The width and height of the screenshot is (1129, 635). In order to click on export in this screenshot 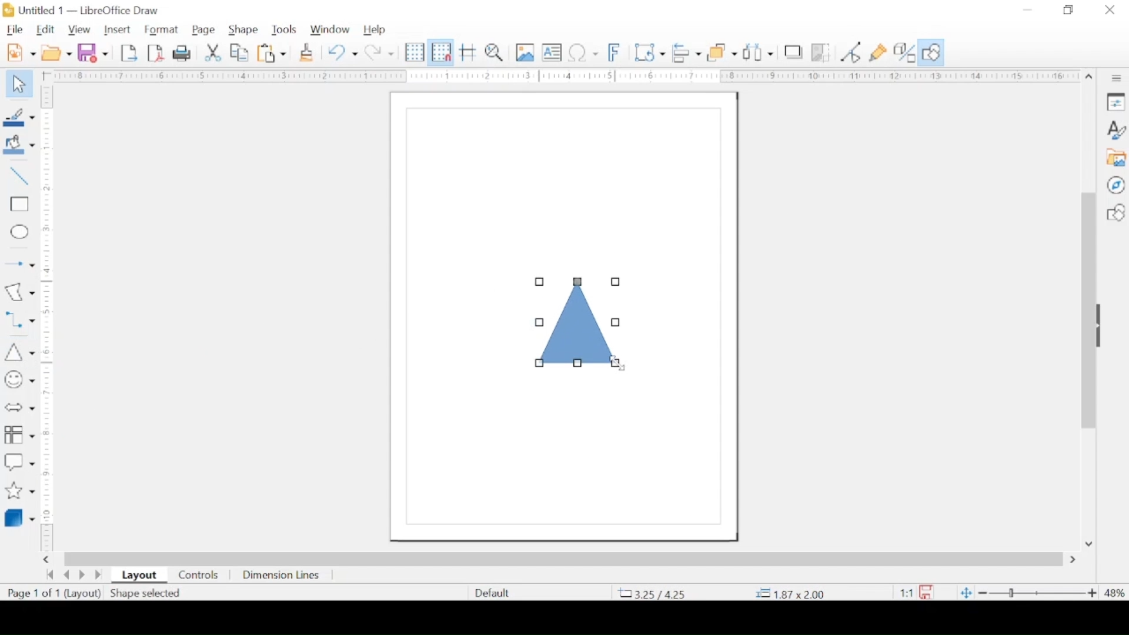, I will do `click(129, 53)`.